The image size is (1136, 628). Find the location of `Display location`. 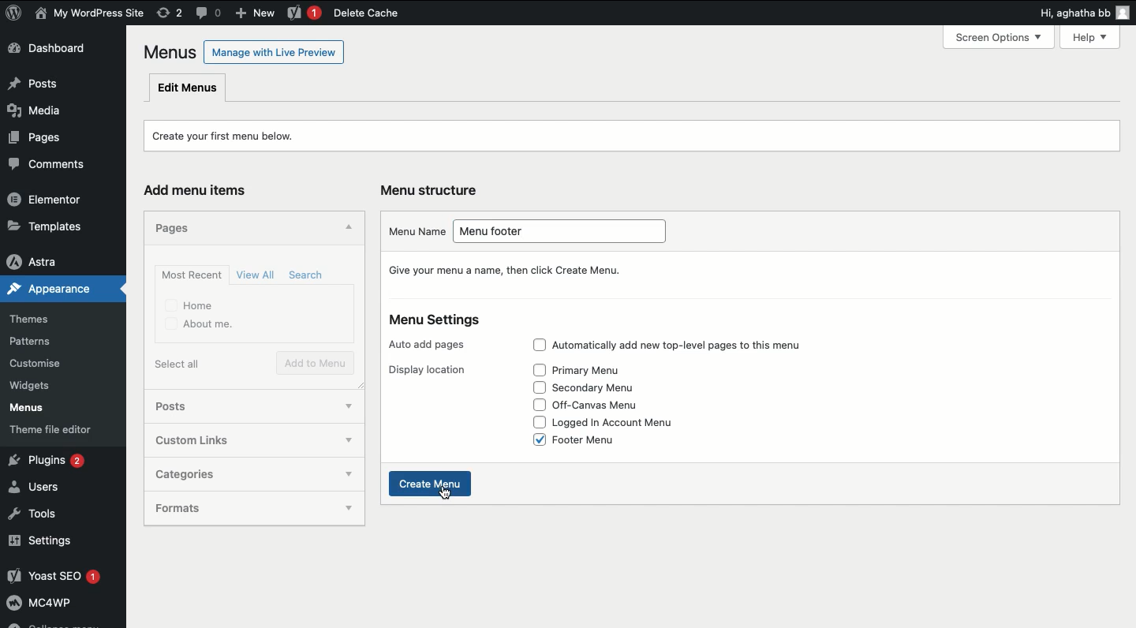

Display location is located at coordinates (428, 370).